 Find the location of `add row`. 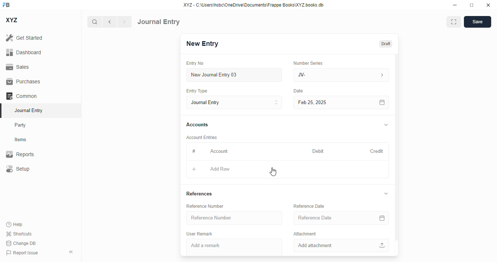

add row is located at coordinates (220, 169).